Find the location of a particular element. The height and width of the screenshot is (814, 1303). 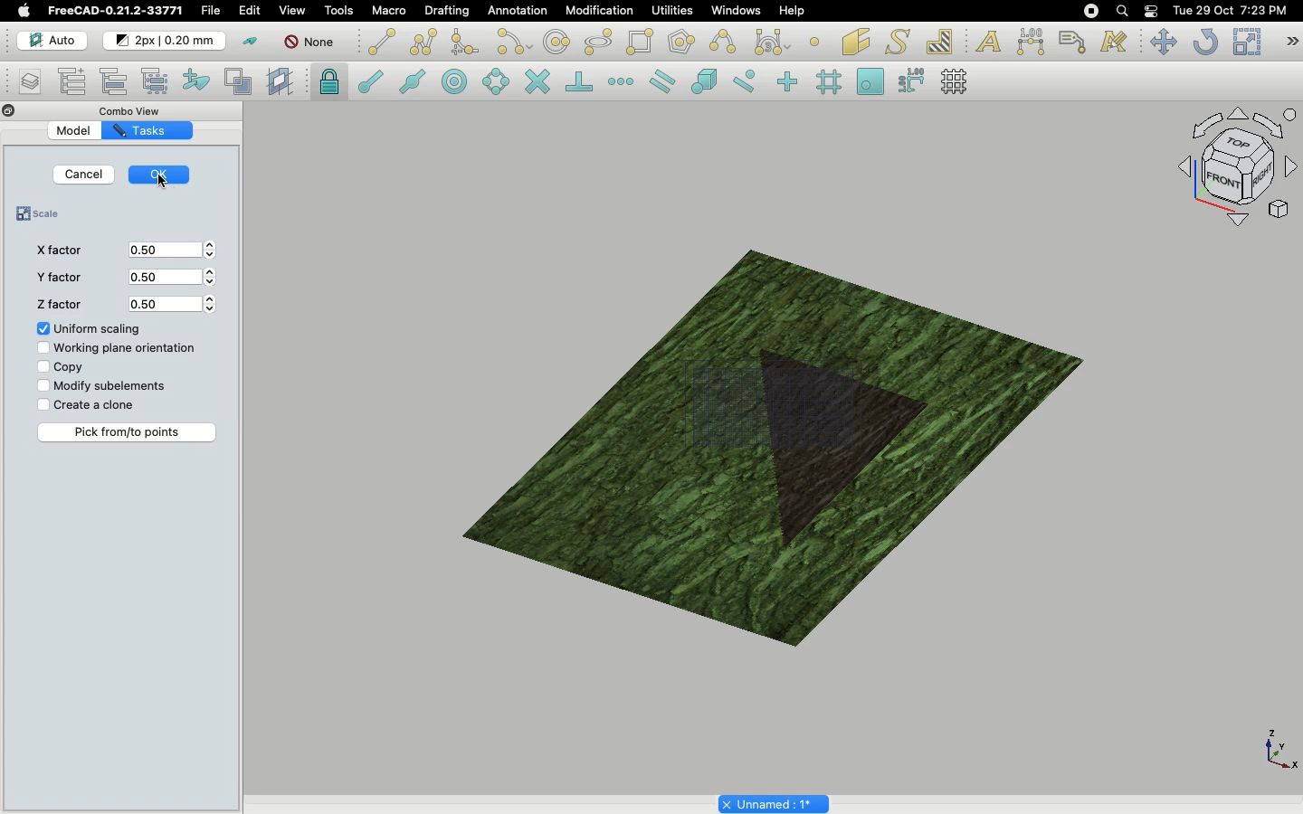

Modify subelements is located at coordinates (105, 386).